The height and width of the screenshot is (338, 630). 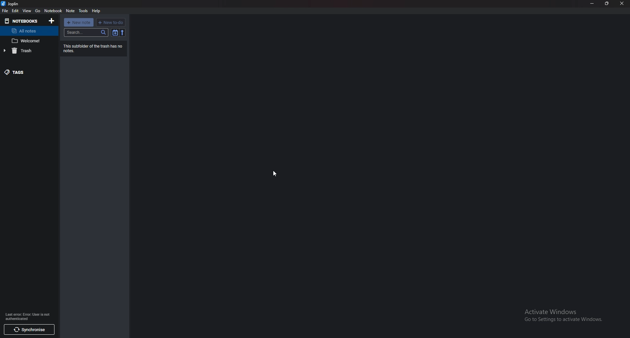 I want to click on Edit, so click(x=15, y=11).